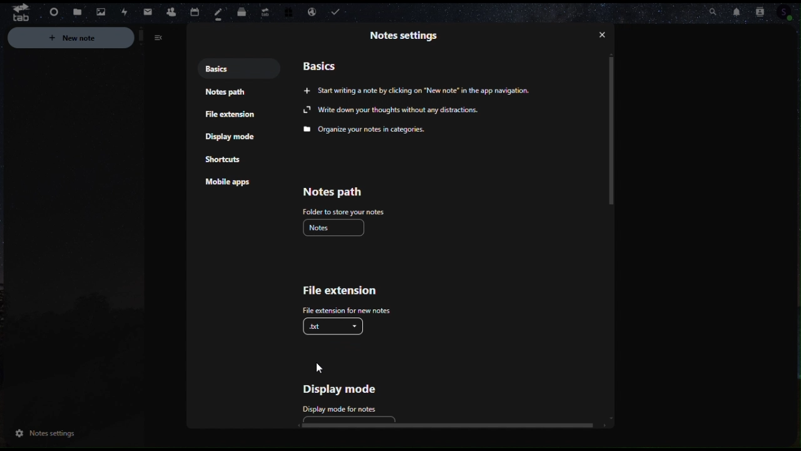  Describe the element at coordinates (392, 110) in the screenshot. I see `write down your thoughts` at that location.